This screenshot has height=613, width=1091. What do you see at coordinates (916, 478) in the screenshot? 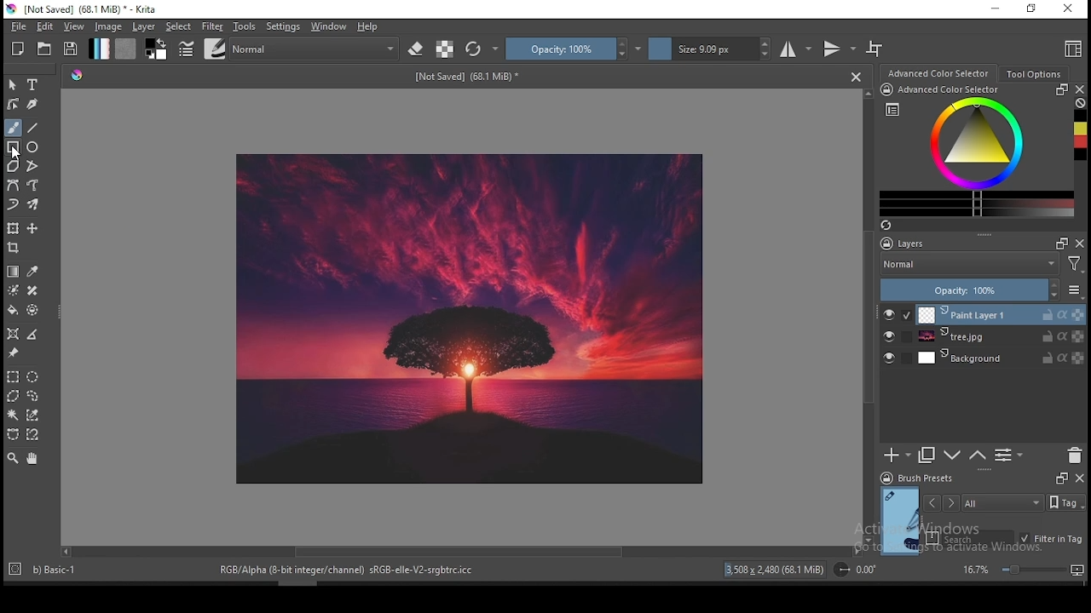
I see `brush preset` at bounding box center [916, 478].